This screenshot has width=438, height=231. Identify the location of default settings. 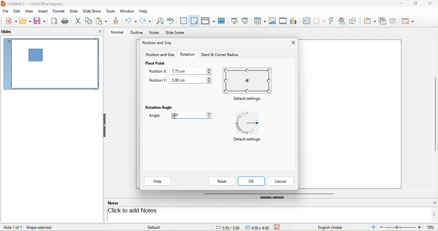
(247, 141).